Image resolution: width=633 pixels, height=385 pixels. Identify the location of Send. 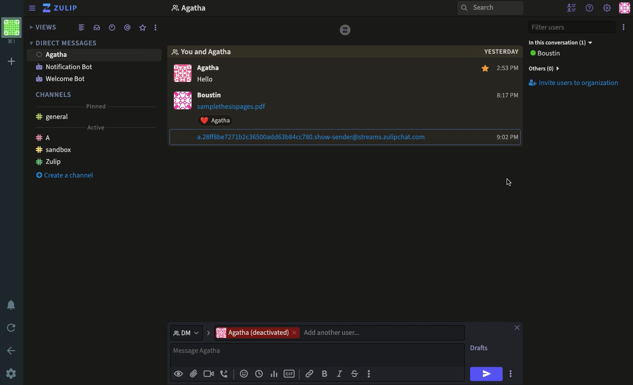
(487, 374).